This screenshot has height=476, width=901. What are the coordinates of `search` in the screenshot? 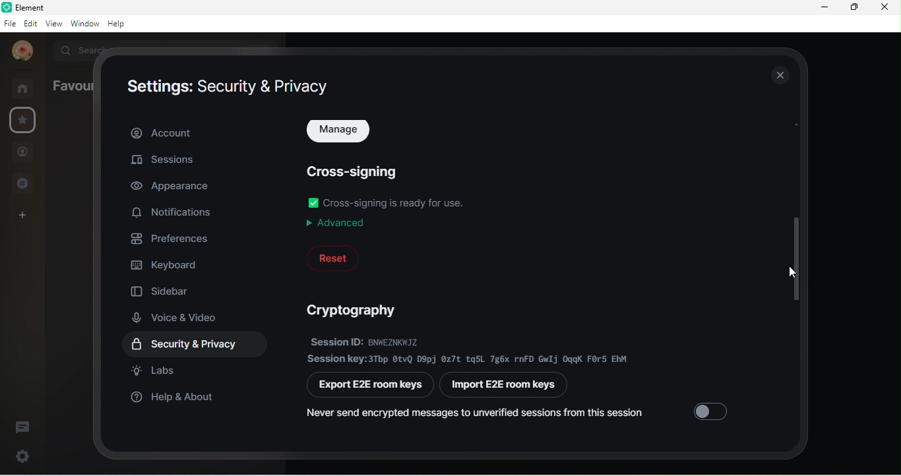 It's located at (85, 49).